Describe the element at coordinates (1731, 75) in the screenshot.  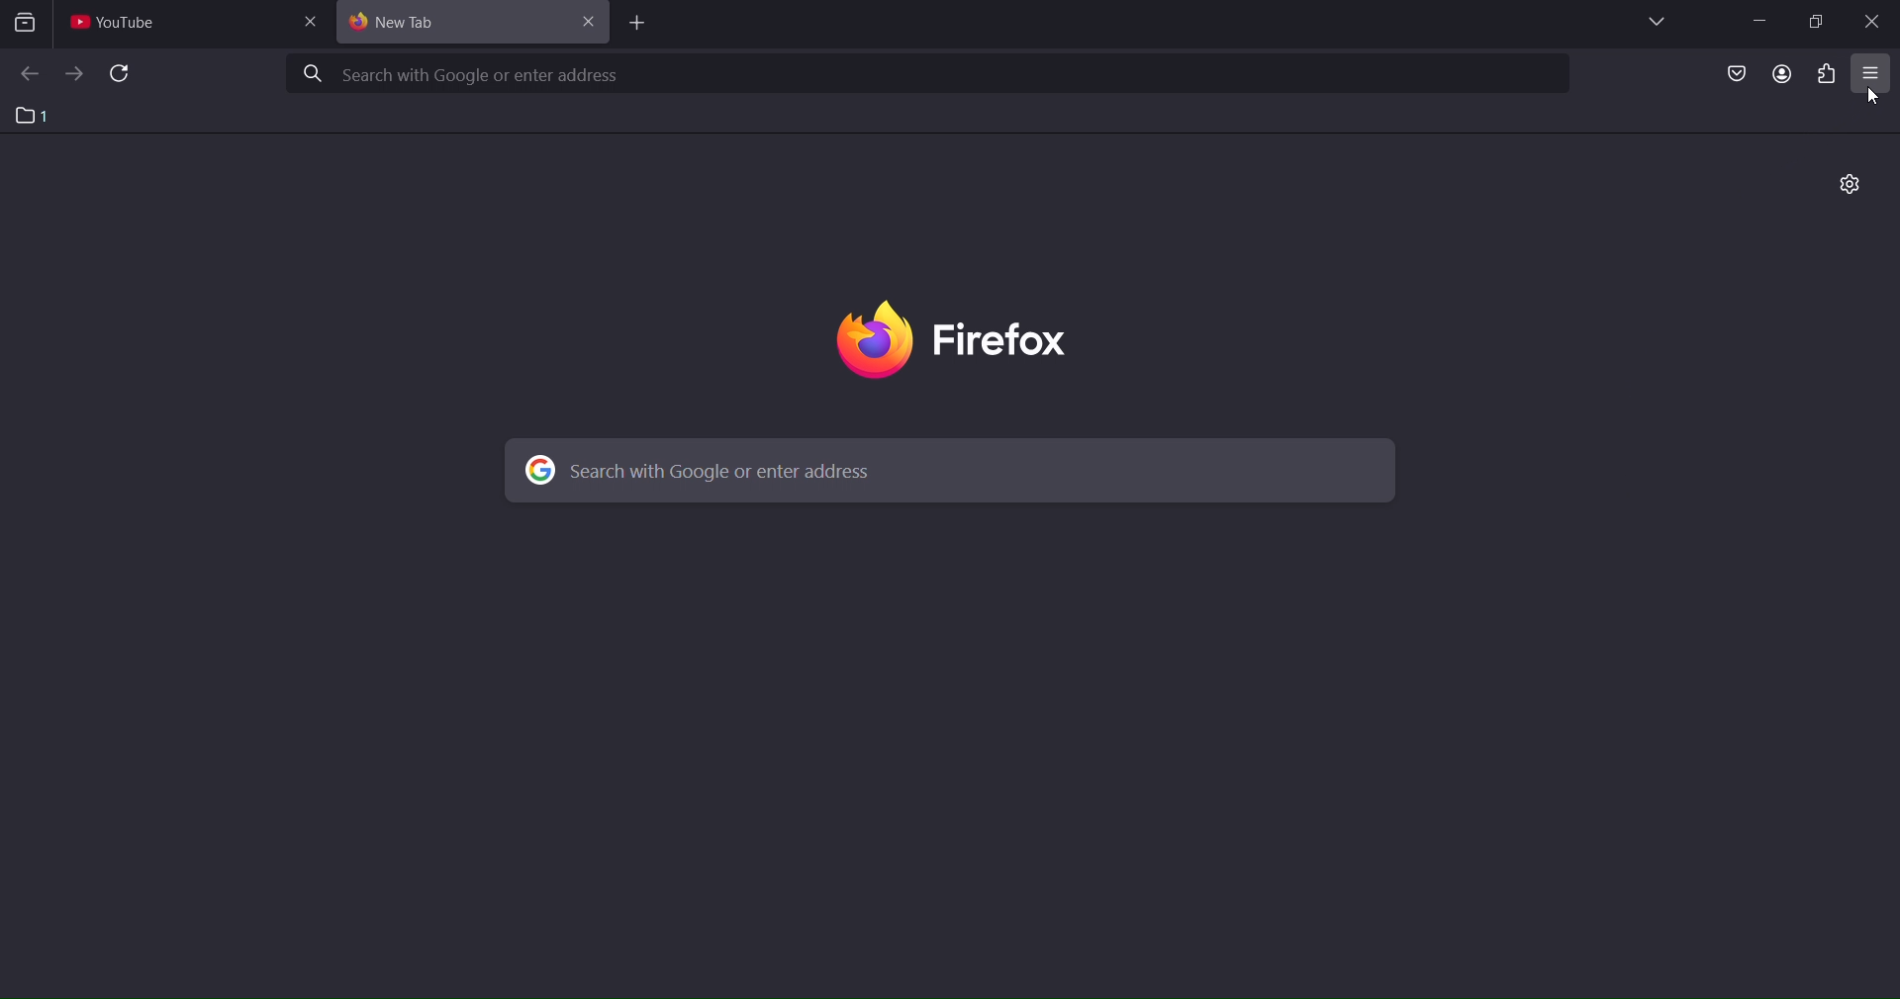
I see `save as pocket` at that location.